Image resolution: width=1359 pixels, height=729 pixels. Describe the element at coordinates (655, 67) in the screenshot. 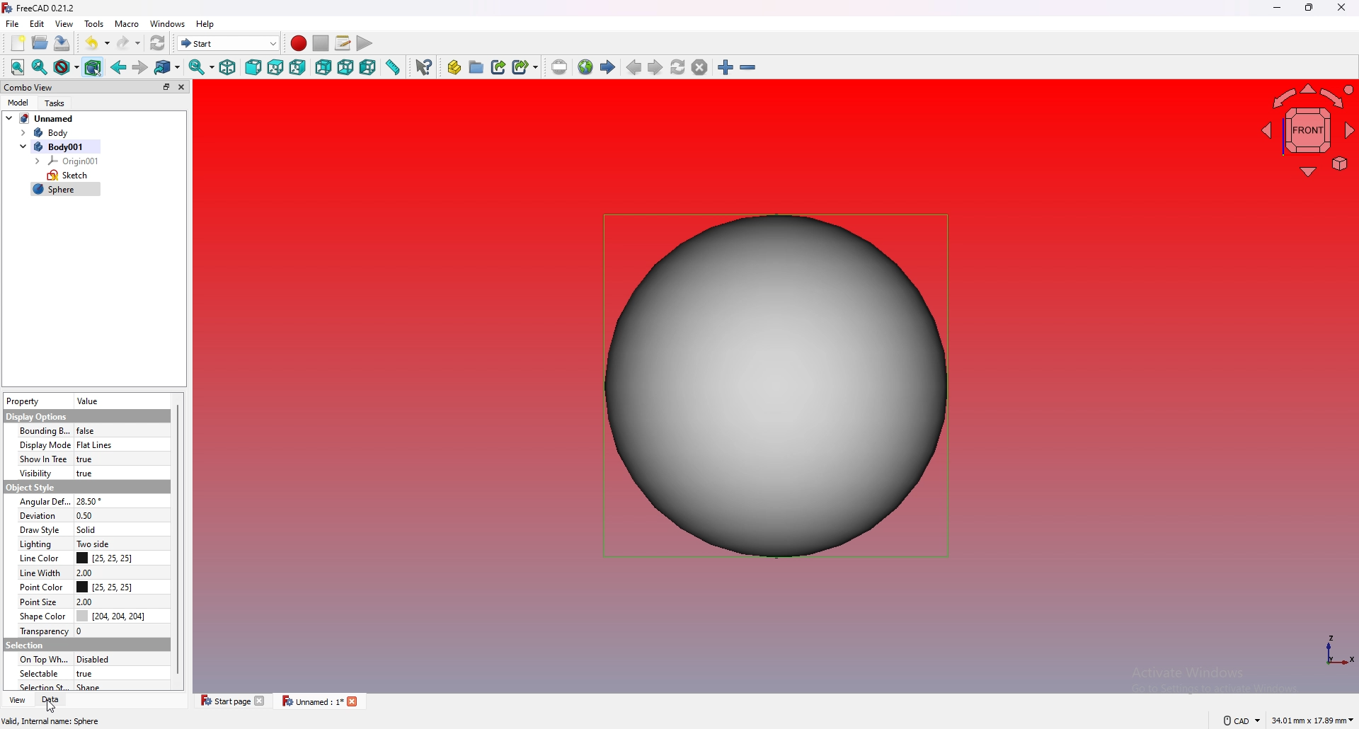

I see `next page` at that location.